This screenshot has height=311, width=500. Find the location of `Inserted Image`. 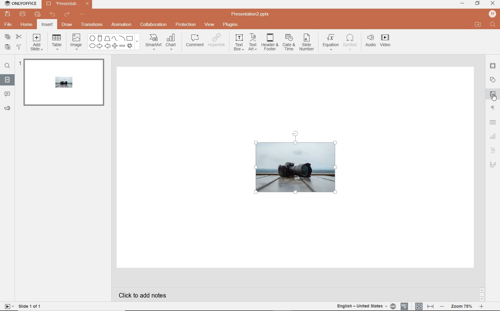

Inserted Image is located at coordinates (295, 163).